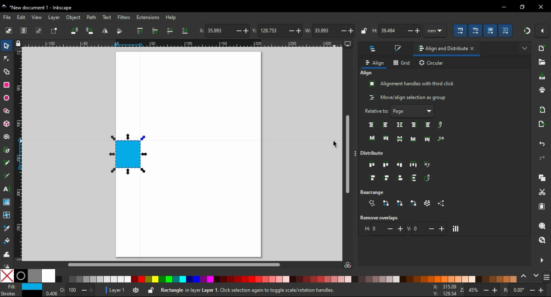 Image resolution: width=551 pixels, height=297 pixels. What do you see at coordinates (507, 31) in the screenshot?
I see `move patterns along with the objects` at bounding box center [507, 31].